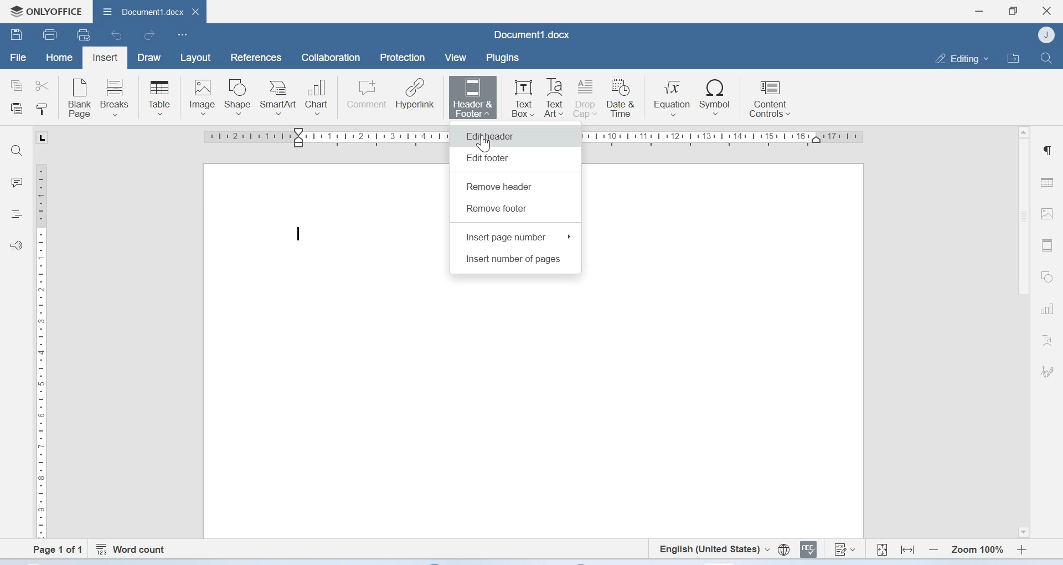  Describe the element at coordinates (17, 110) in the screenshot. I see `Paste` at that location.